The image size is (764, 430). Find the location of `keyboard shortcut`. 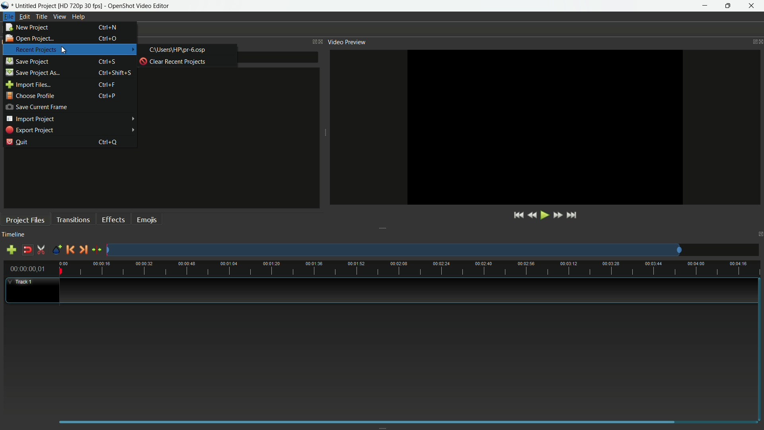

keyboard shortcut is located at coordinates (115, 73).